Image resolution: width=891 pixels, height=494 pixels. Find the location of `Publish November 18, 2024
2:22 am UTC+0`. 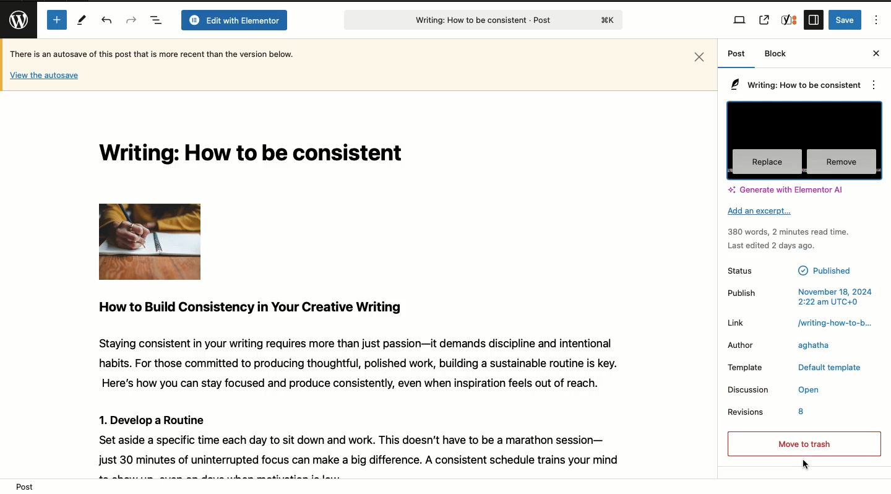

Publish November 18, 2024
2:22 am UTC+0 is located at coordinates (800, 298).